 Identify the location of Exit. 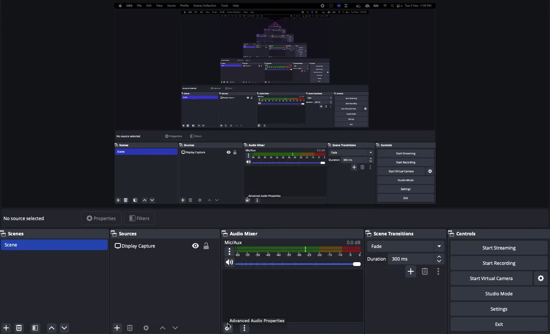
(499, 324).